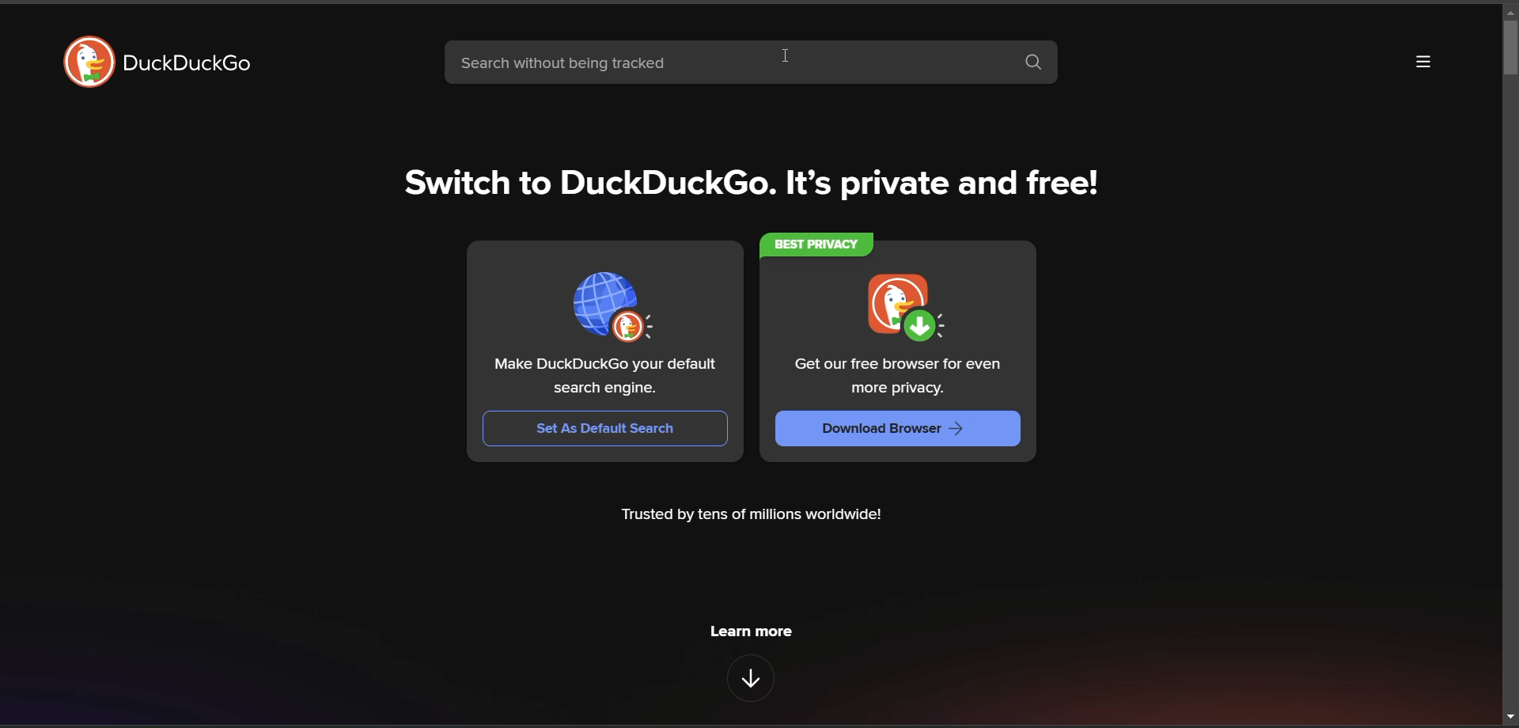 This screenshot has height=728, width=1519. What do you see at coordinates (1424, 63) in the screenshot?
I see `more options` at bounding box center [1424, 63].